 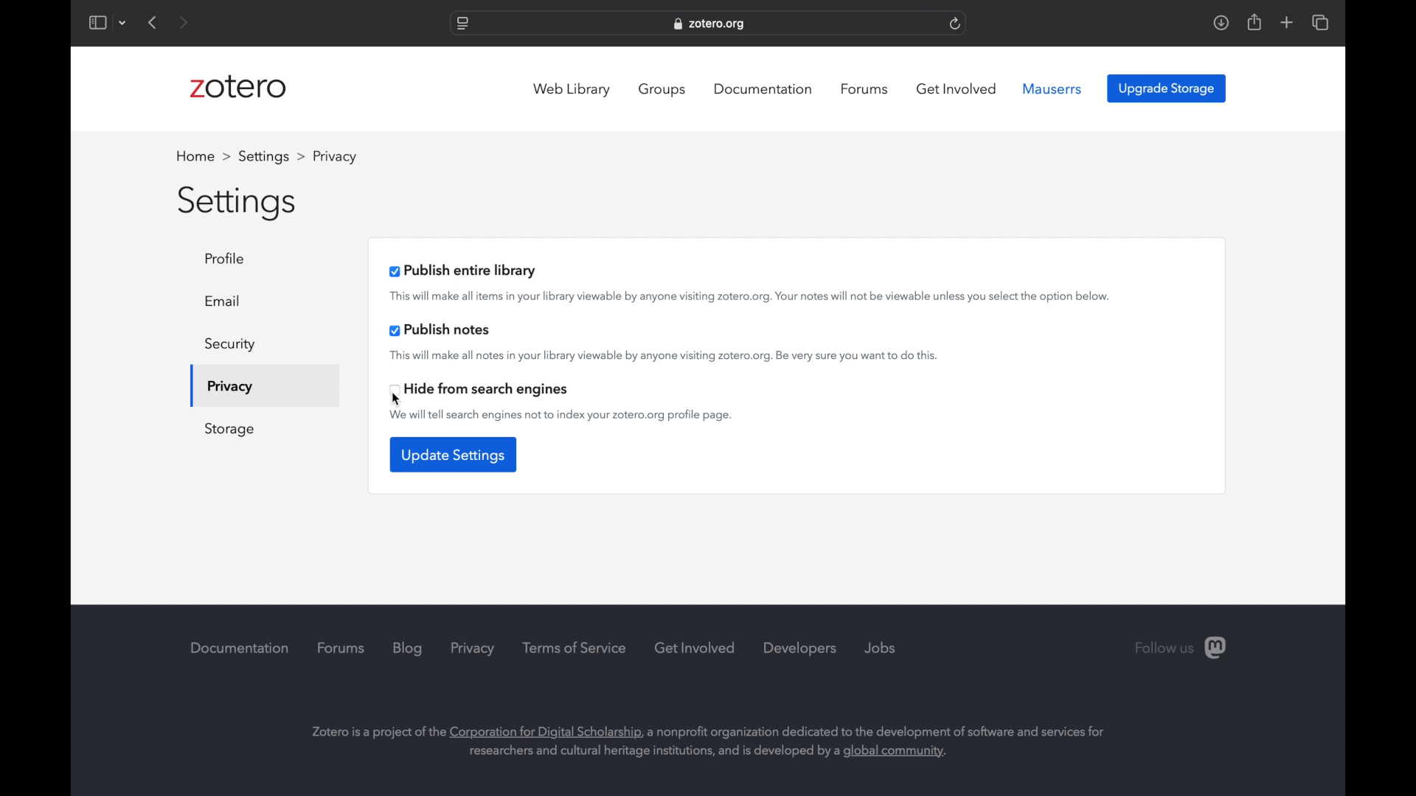 I want to click on settings, so click(x=238, y=203).